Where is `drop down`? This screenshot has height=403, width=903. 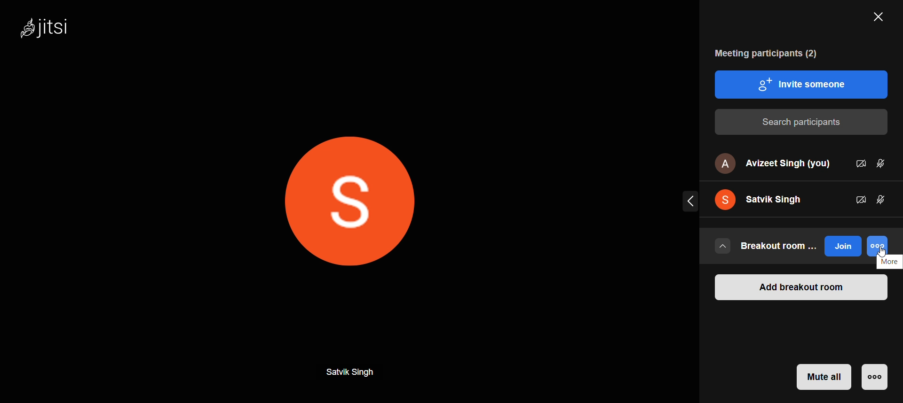
drop down is located at coordinates (723, 245).